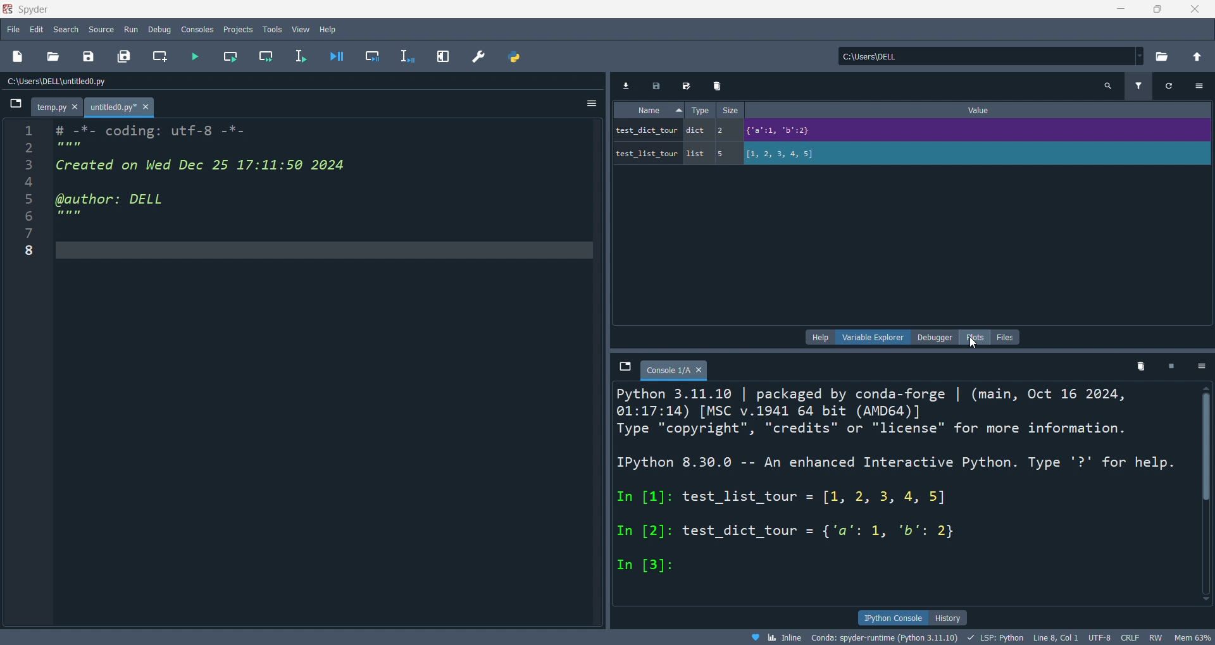  I want to click on options, so click(1199, 86).